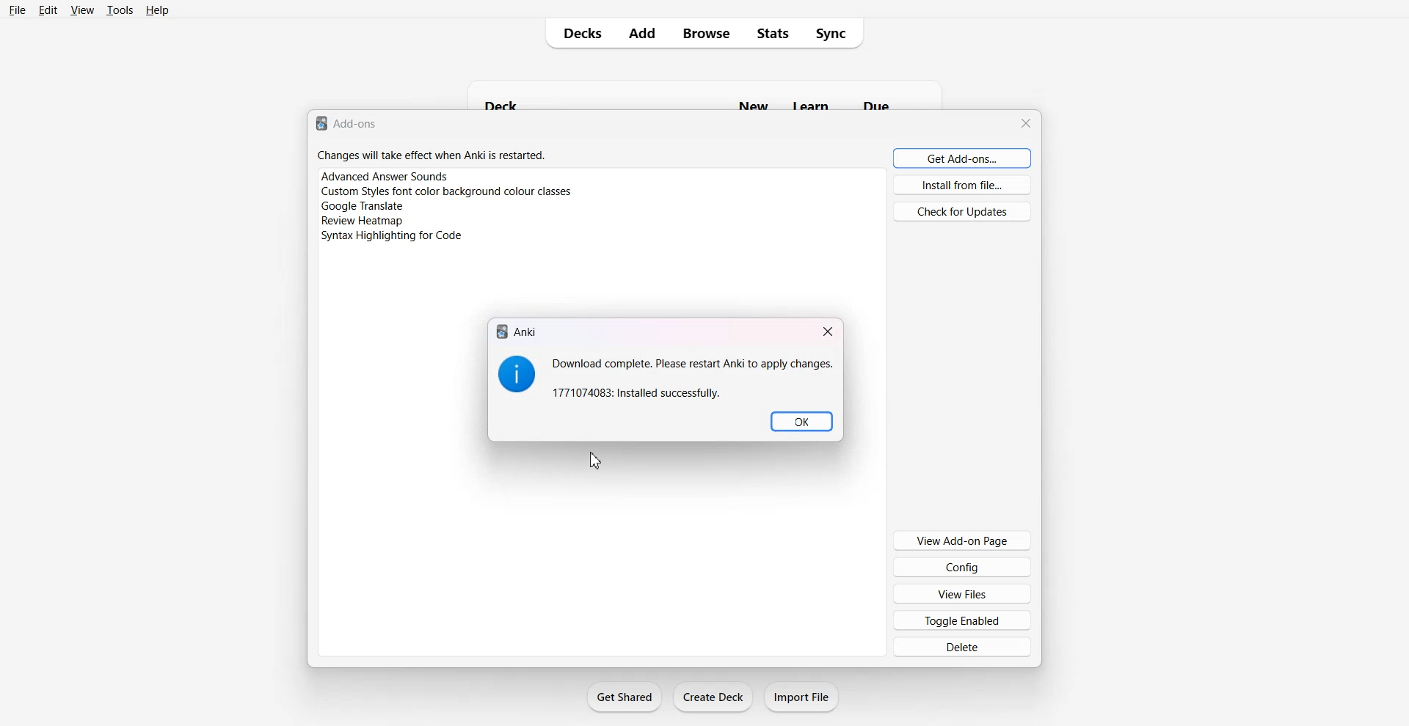  What do you see at coordinates (838, 33) in the screenshot?
I see `Sync` at bounding box center [838, 33].